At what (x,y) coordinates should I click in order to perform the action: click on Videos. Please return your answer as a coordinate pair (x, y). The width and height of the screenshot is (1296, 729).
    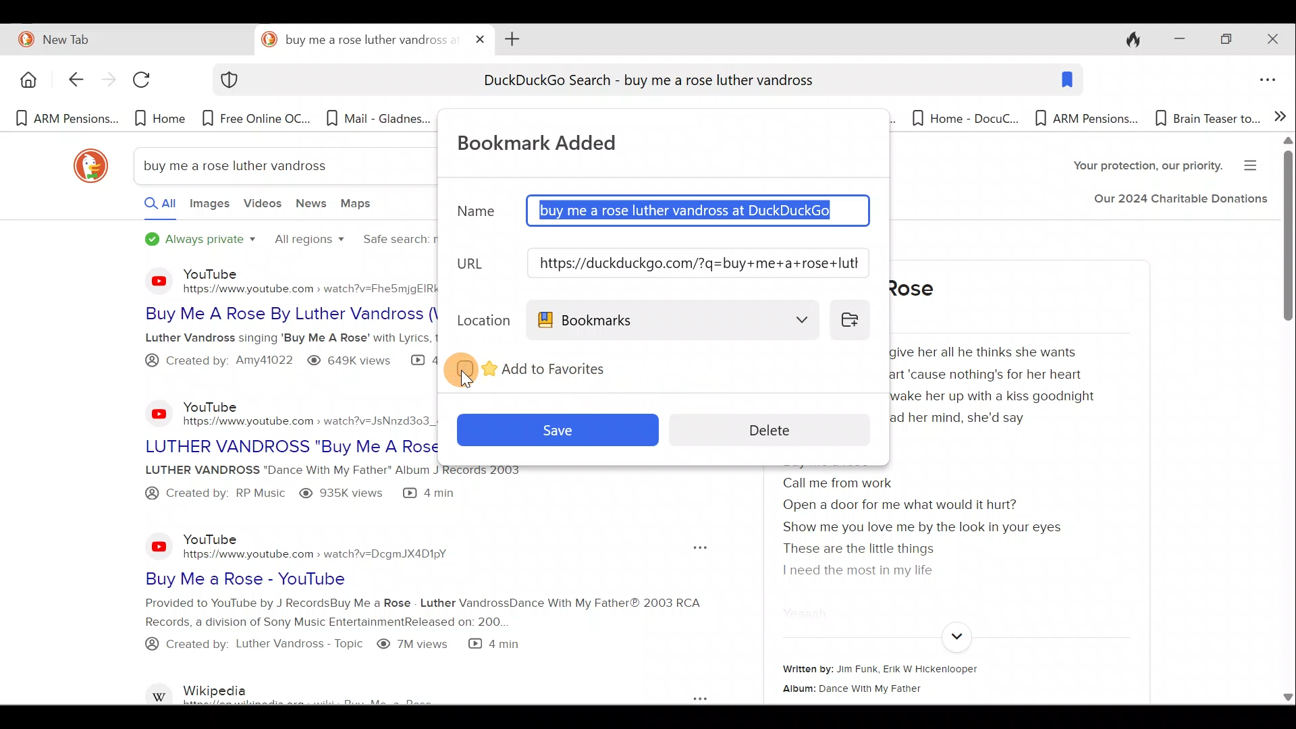
    Looking at the image, I should click on (263, 209).